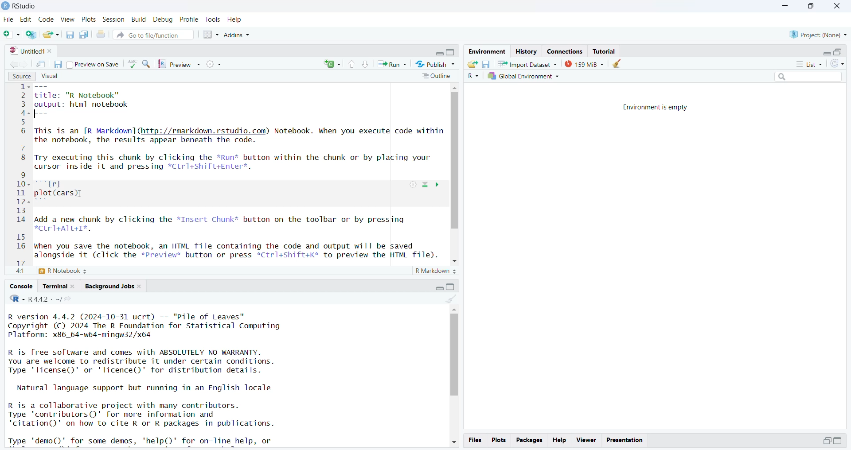 The image size is (851, 450). I want to click on background jobs, so click(113, 286).